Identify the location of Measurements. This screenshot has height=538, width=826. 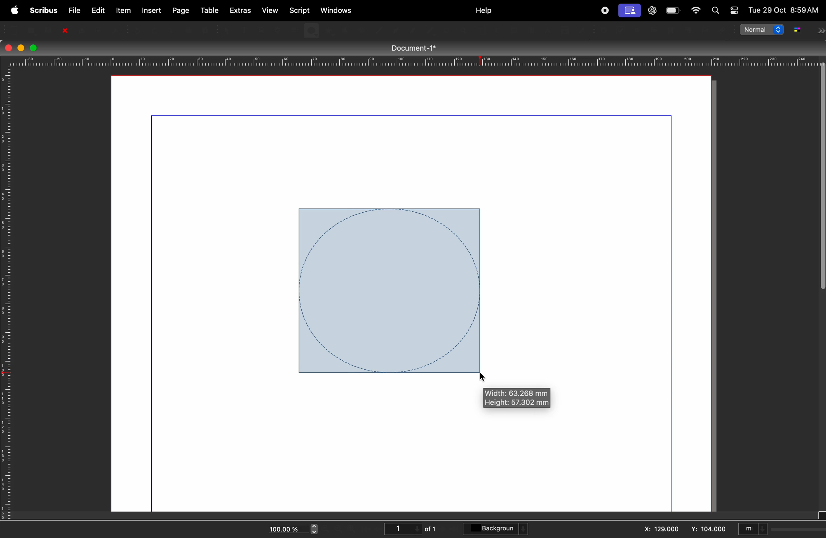
(548, 31).